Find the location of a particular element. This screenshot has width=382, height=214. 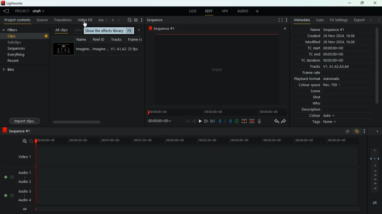

tc start is located at coordinates (331, 48).